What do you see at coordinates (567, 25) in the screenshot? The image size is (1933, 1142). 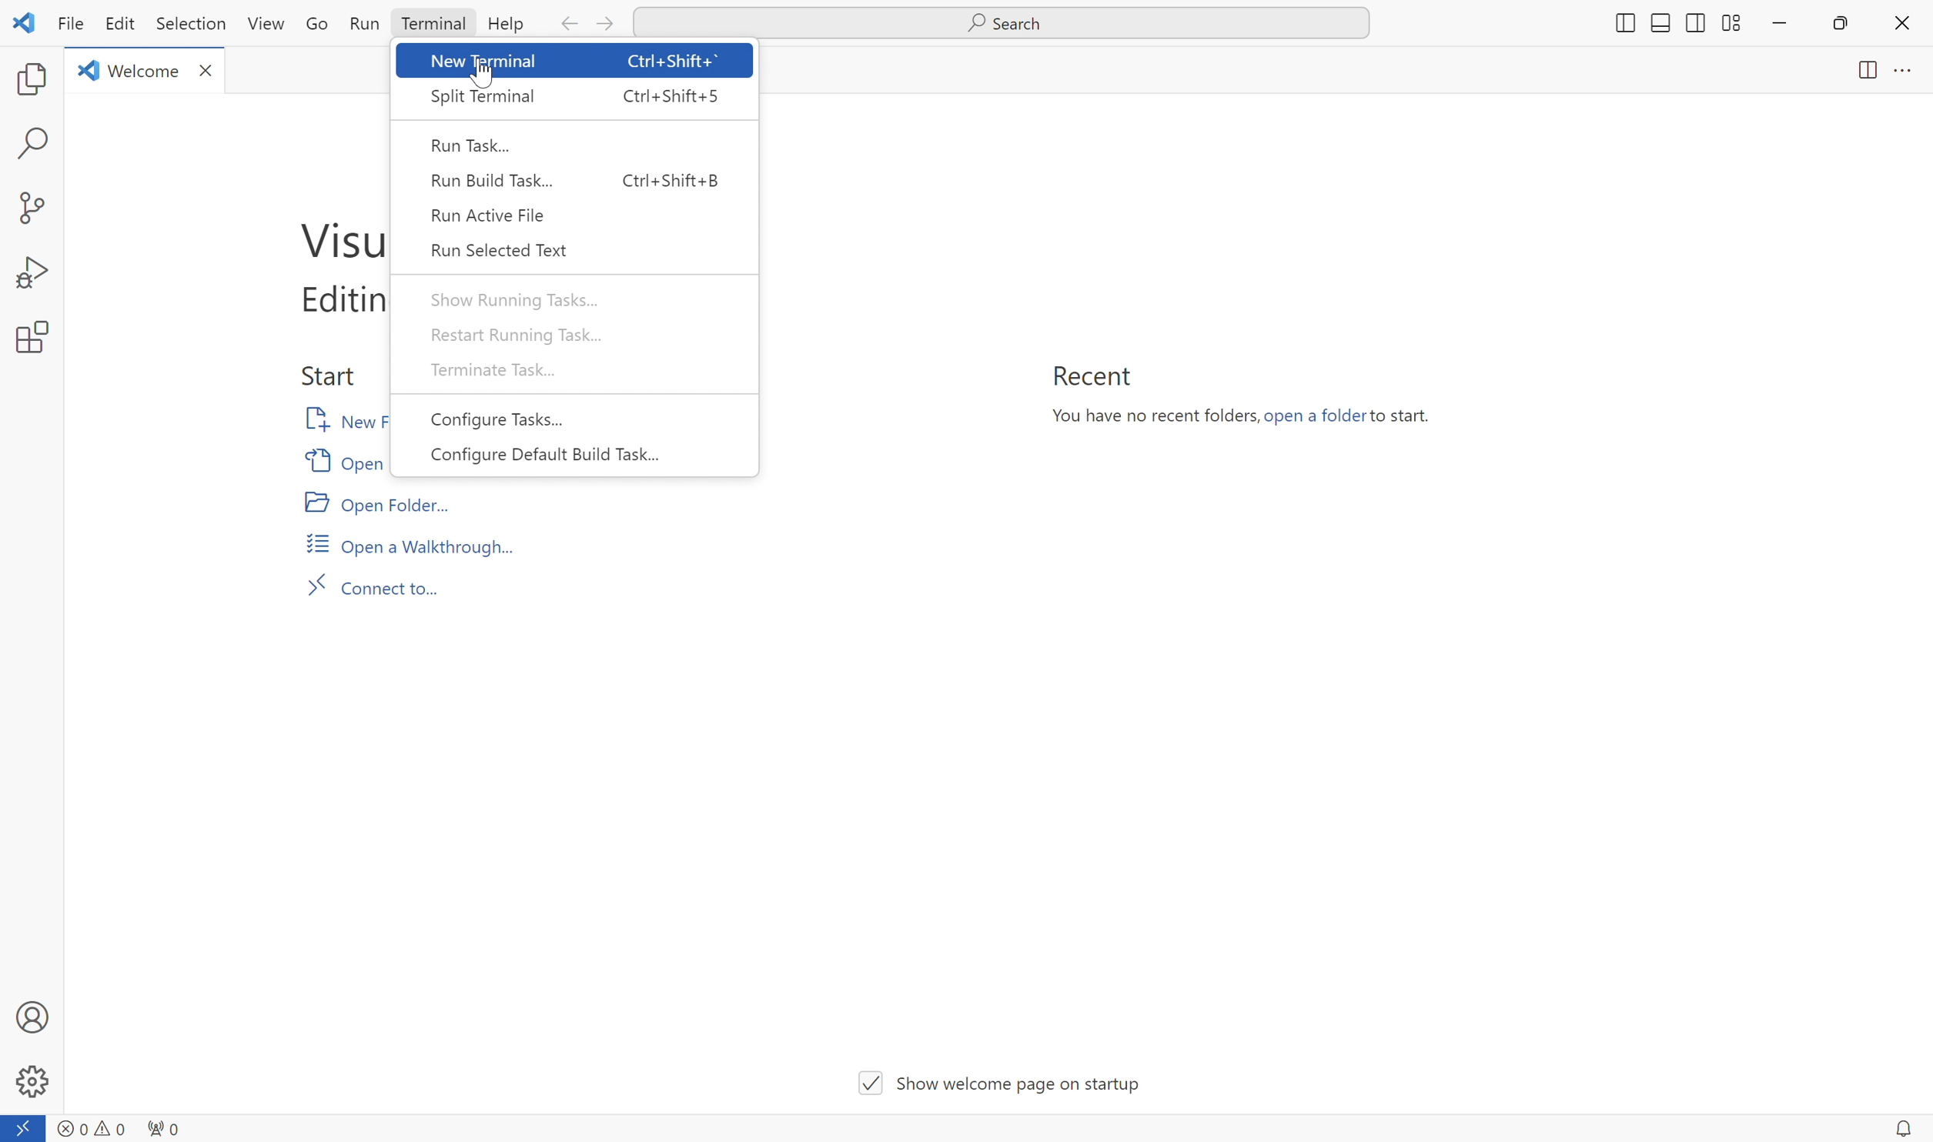 I see `back` at bounding box center [567, 25].